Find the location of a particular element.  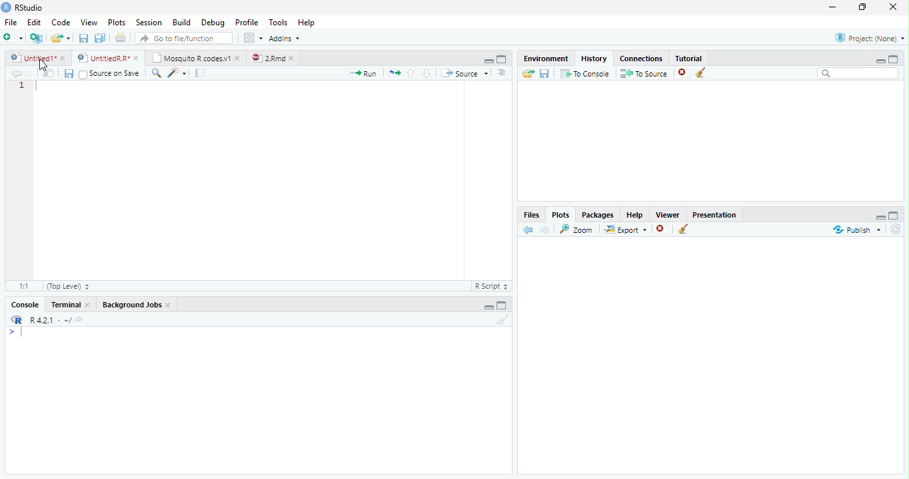

Source is located at coordinates (464, 73).